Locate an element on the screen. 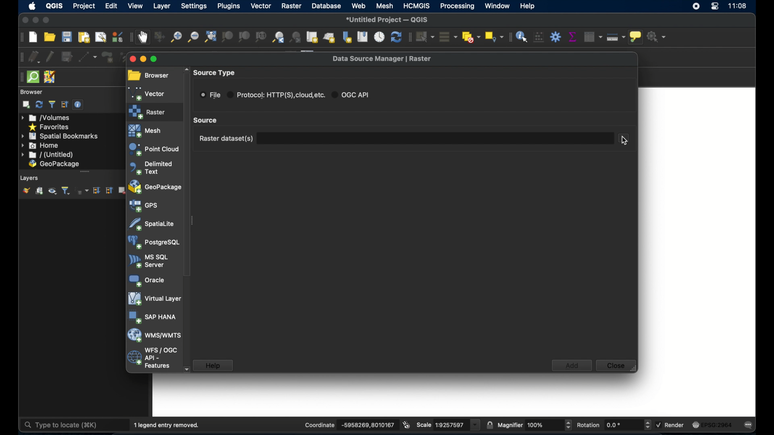 The image size is (774, 435). mesh is located at coordinates (146, 131).